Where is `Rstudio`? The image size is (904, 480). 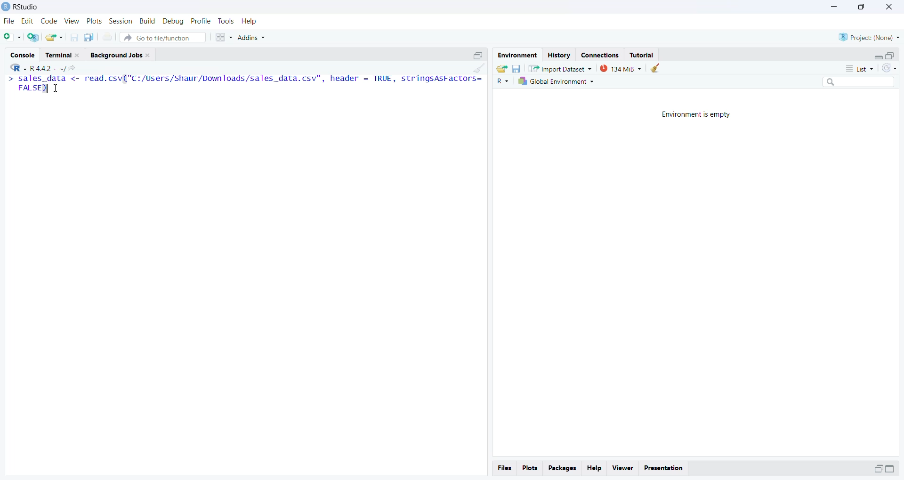
Rstudio is located at coordinates (18, 6).